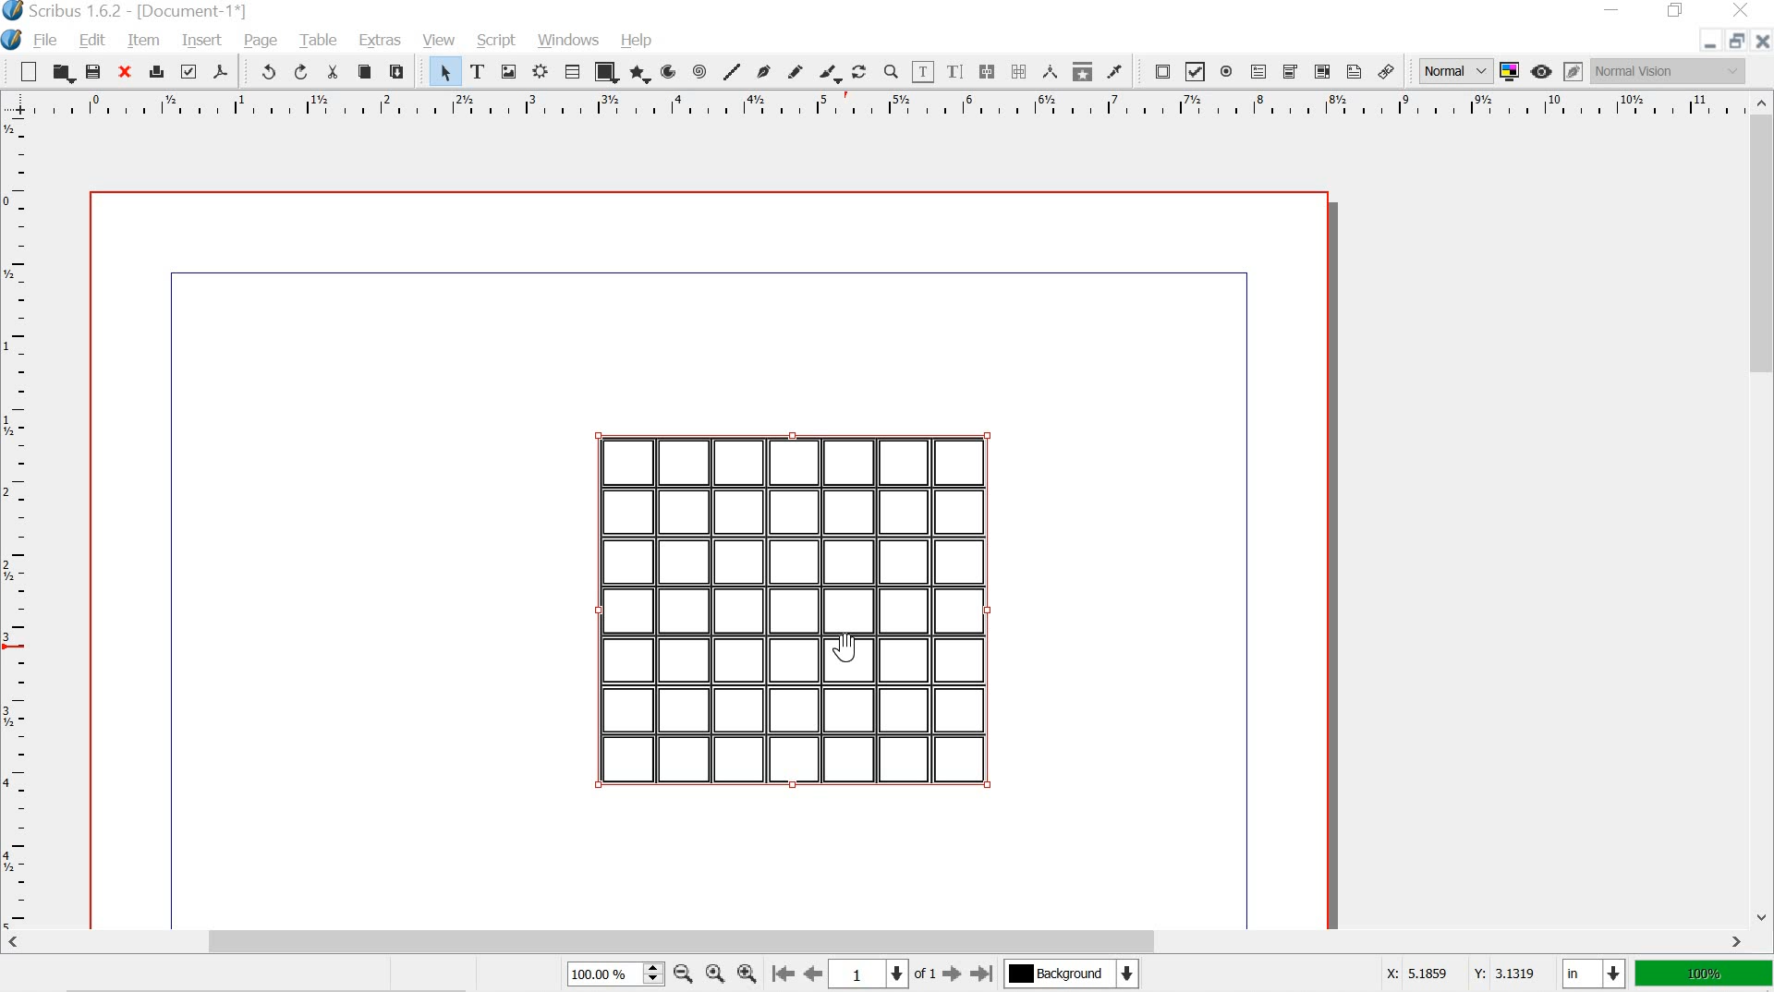  Describe the element at coordinates (828, 72) in the screenshot. I see `calligraphic line` at that location.